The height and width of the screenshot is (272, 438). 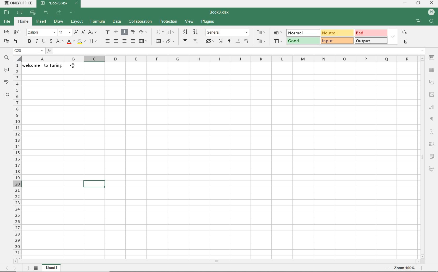 I want to click on zoom out, so click(x=404, y=268).